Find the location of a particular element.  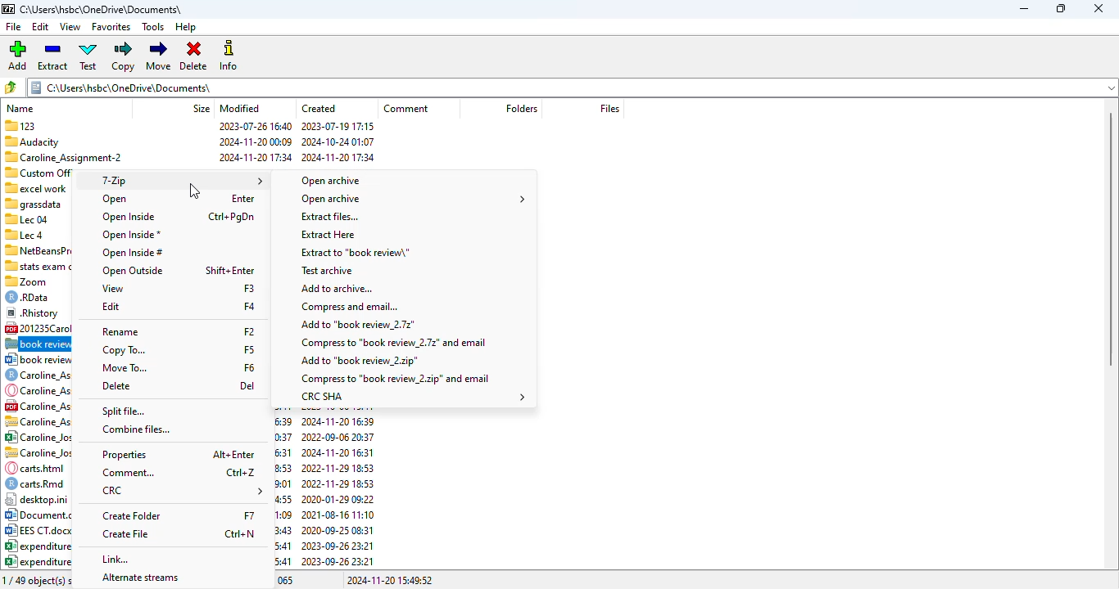

open inside is located at coordinates (128, 217).